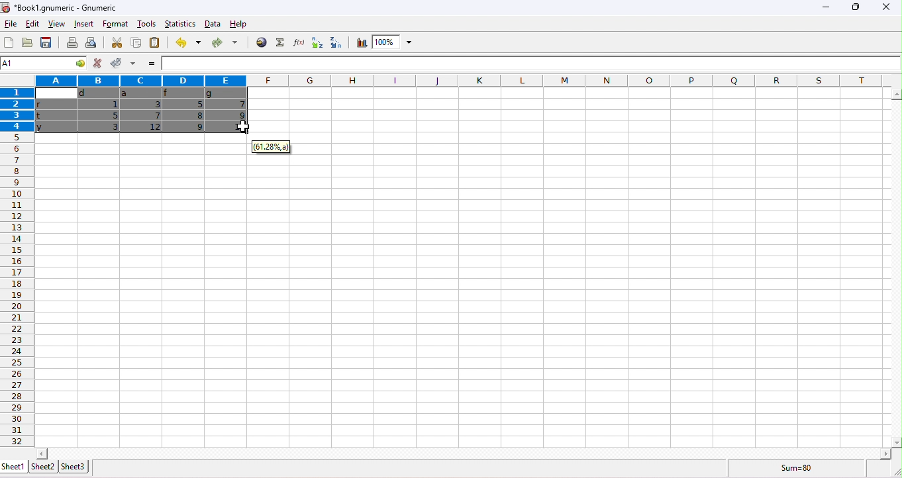  Describe the element at coordinates (798, 469) in the screenshot. I see `sum=80` at that location.